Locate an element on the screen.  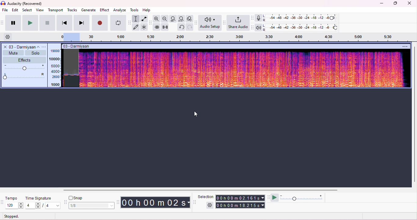
view is located at coordinates (40, 10).